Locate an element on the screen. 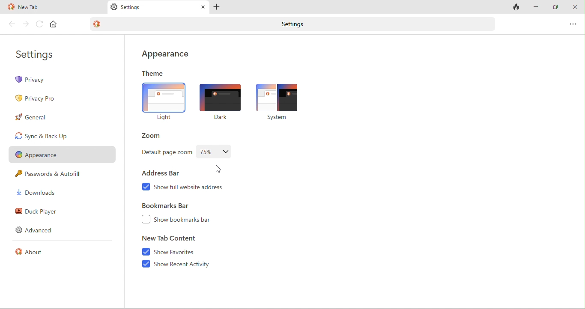 Image resolution: width=585 pixels, height=309 pixels. theme is located at coordinates (154, 74).